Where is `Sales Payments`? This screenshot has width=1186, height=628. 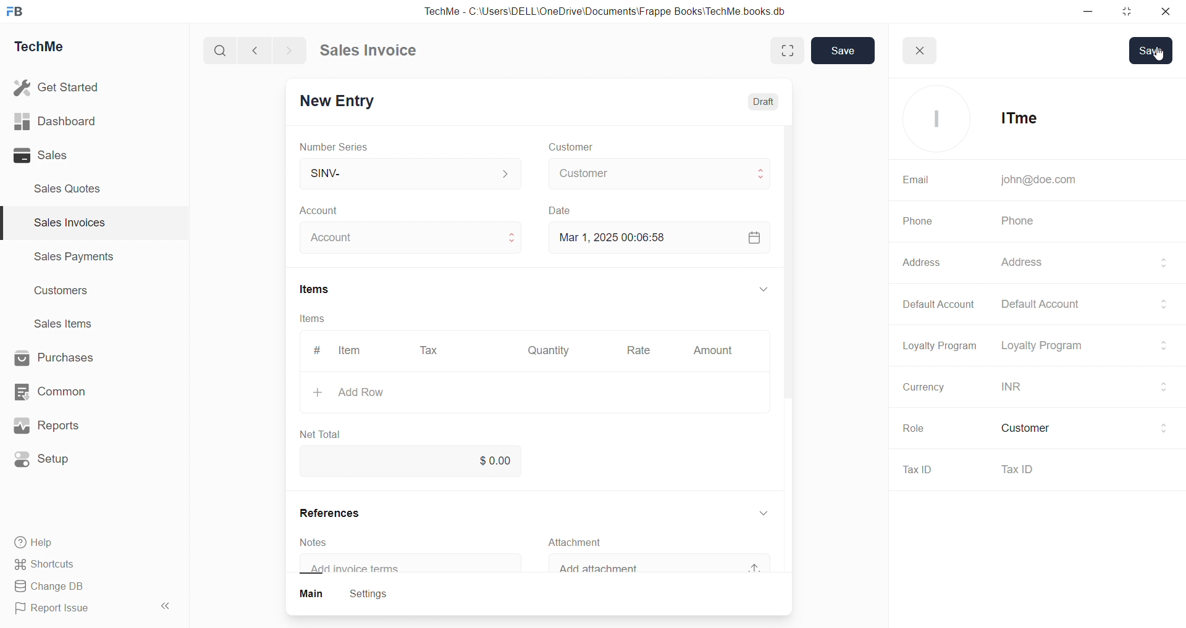
Sales Payments is located at coordinates (68, 258).